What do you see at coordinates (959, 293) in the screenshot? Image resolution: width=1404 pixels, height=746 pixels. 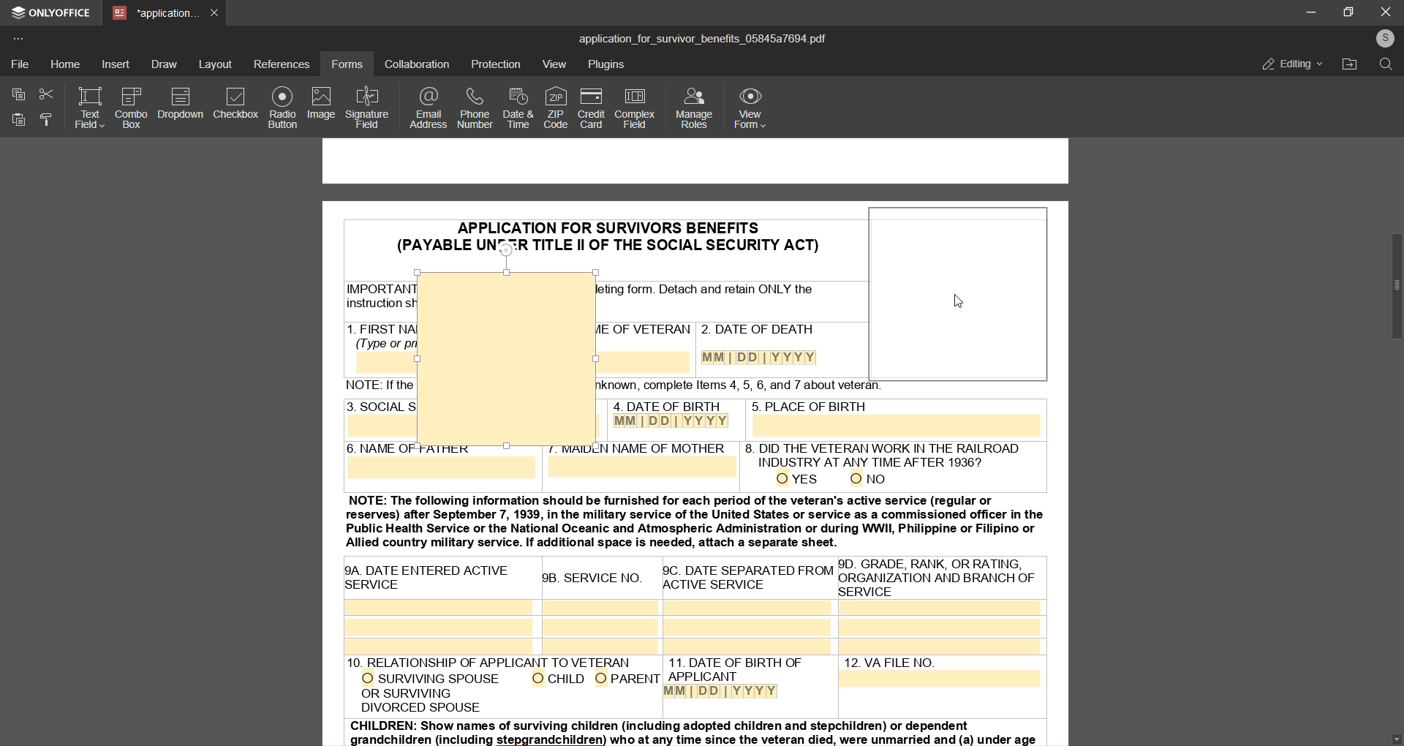 I see `repositioned box` at bounding box center [959, 293].